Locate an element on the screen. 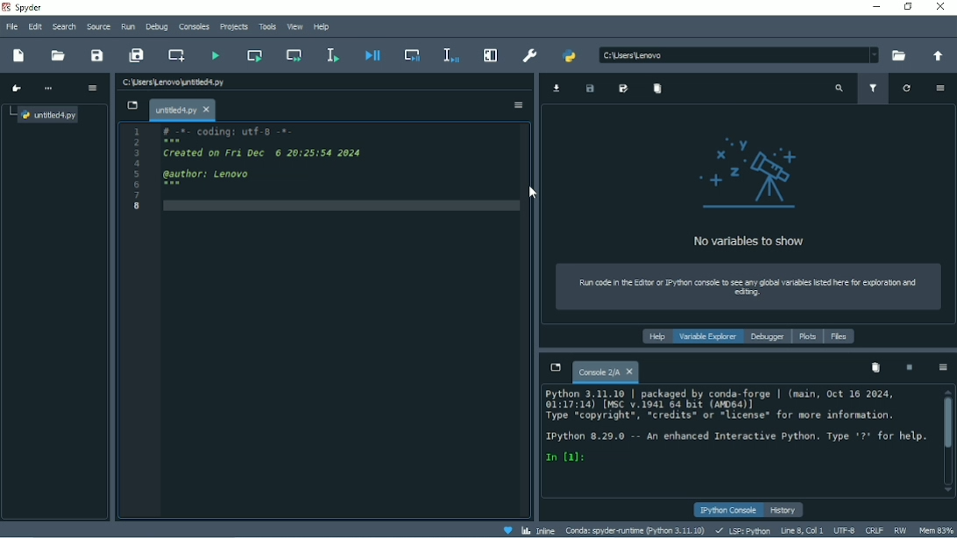  Vertical scrollbar is located at coordinates (948, 426).